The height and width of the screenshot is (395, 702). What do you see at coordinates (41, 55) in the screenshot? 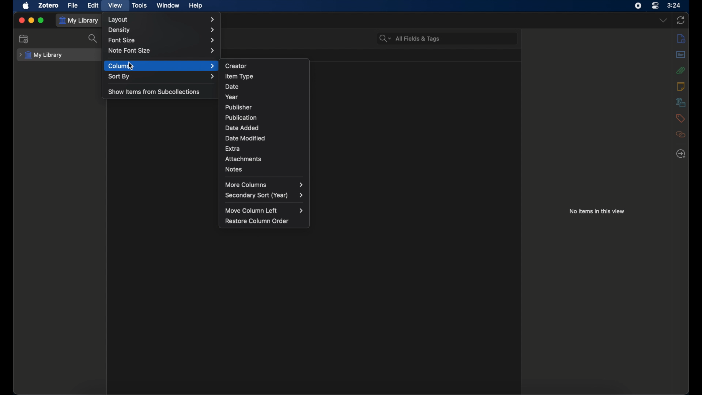
I see `my library` at bounding box center [41, 55].